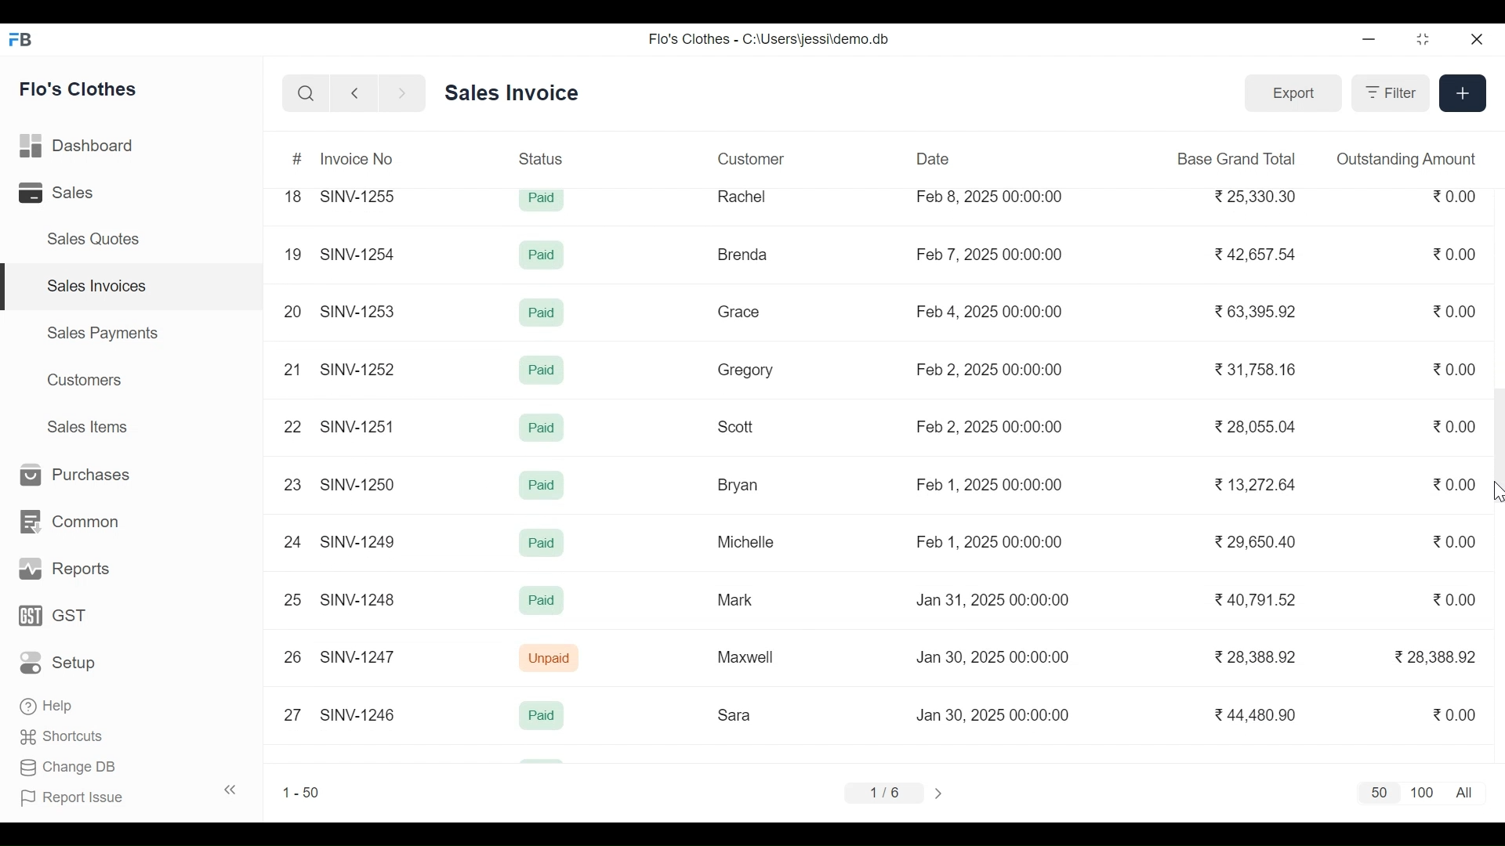  I want to click on Close, so click(1474, 40).